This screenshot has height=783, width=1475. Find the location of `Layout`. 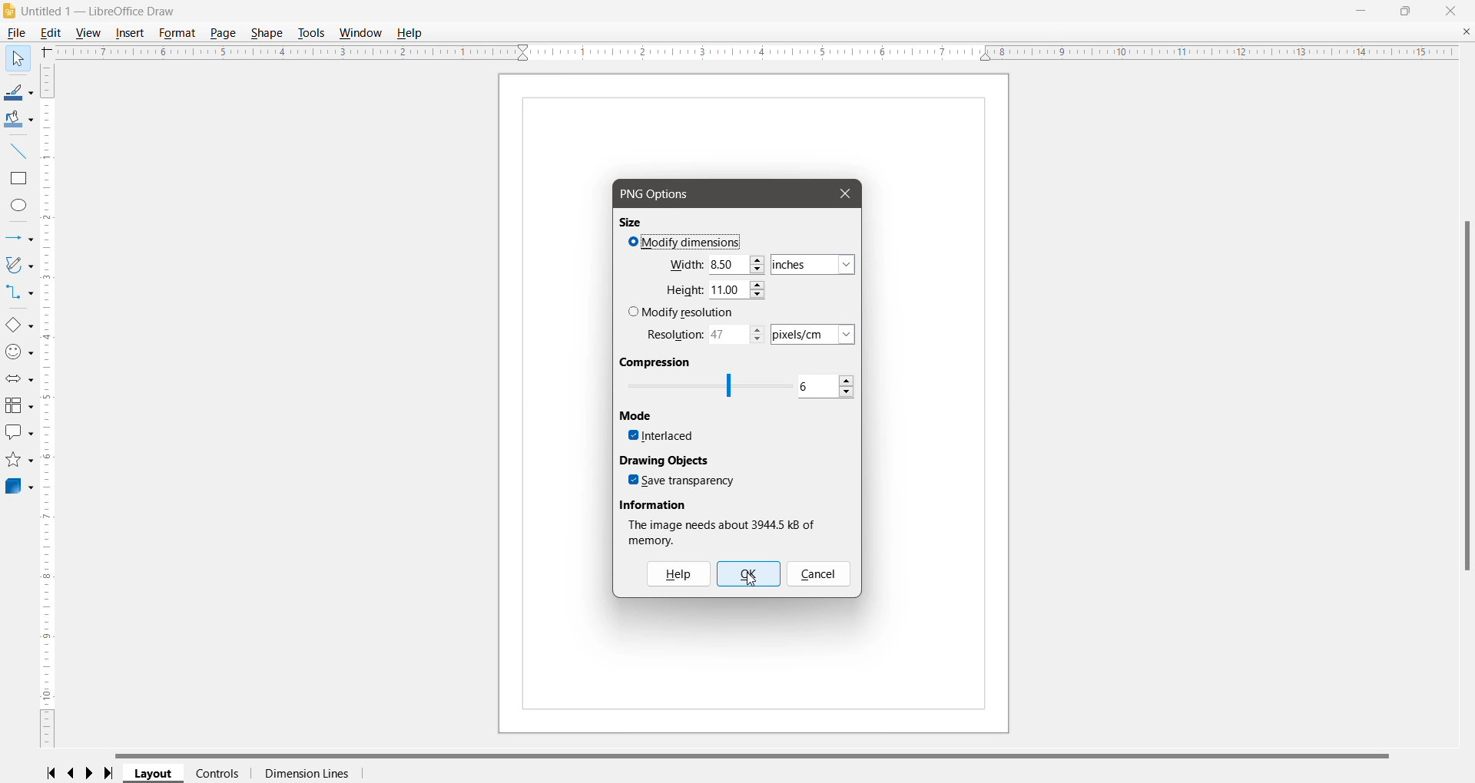

Layout is located at coordinates (154, 774).